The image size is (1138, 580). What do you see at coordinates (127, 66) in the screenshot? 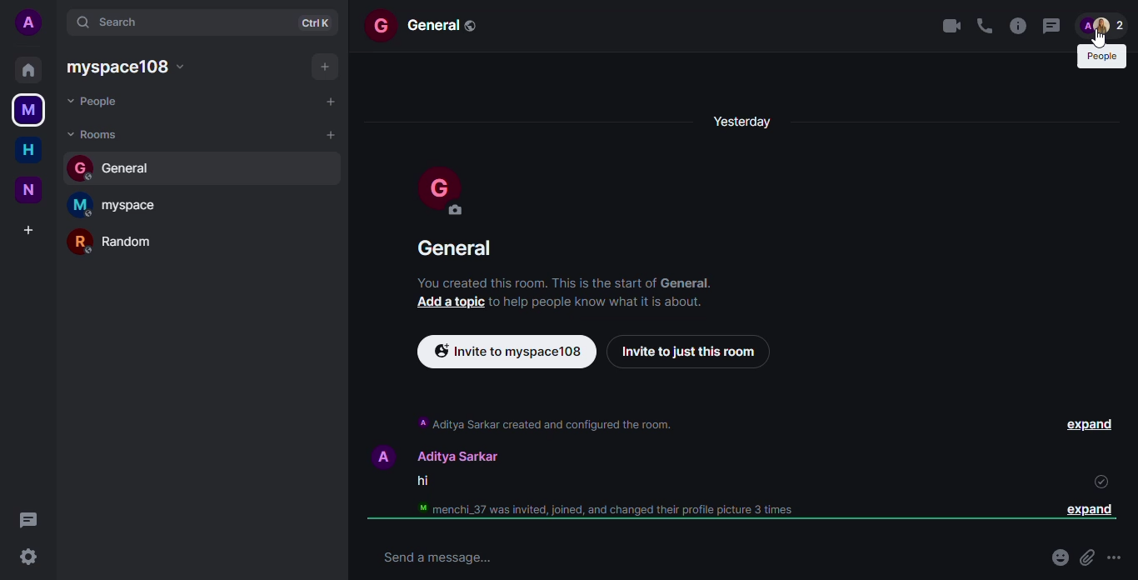
I see `myspace` at bounding box center [127, 66].